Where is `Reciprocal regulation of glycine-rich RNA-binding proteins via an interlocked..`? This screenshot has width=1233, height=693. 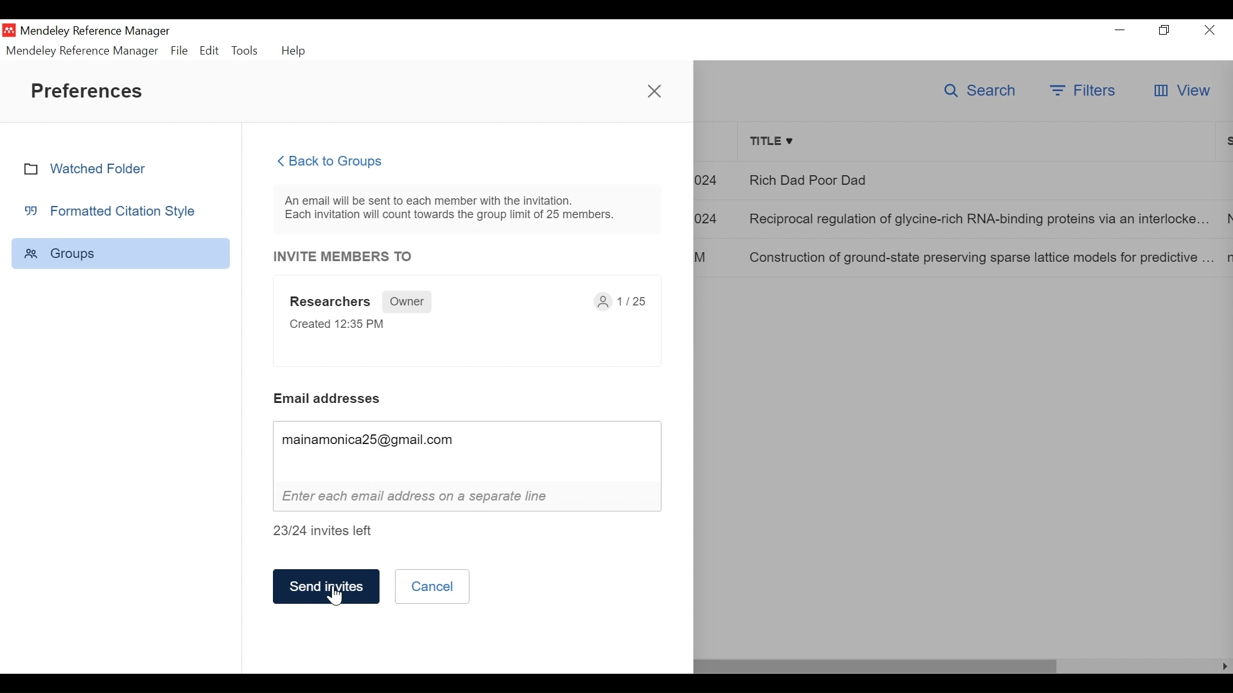
Reciprocal regulation of glycine-rich RNA-binding proteins via an interlocked.. is located at coordinates (981, 218).